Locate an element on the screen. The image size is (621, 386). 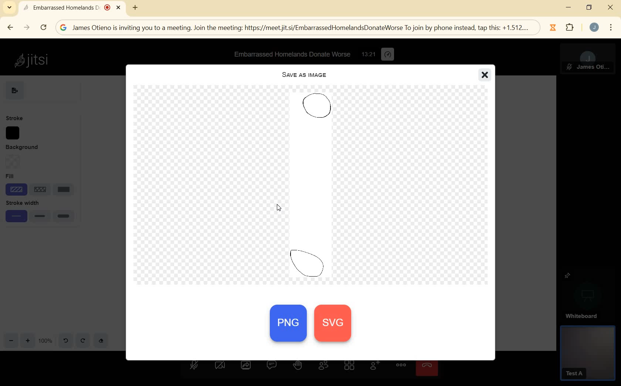
small is located at coordinates (15, 217).